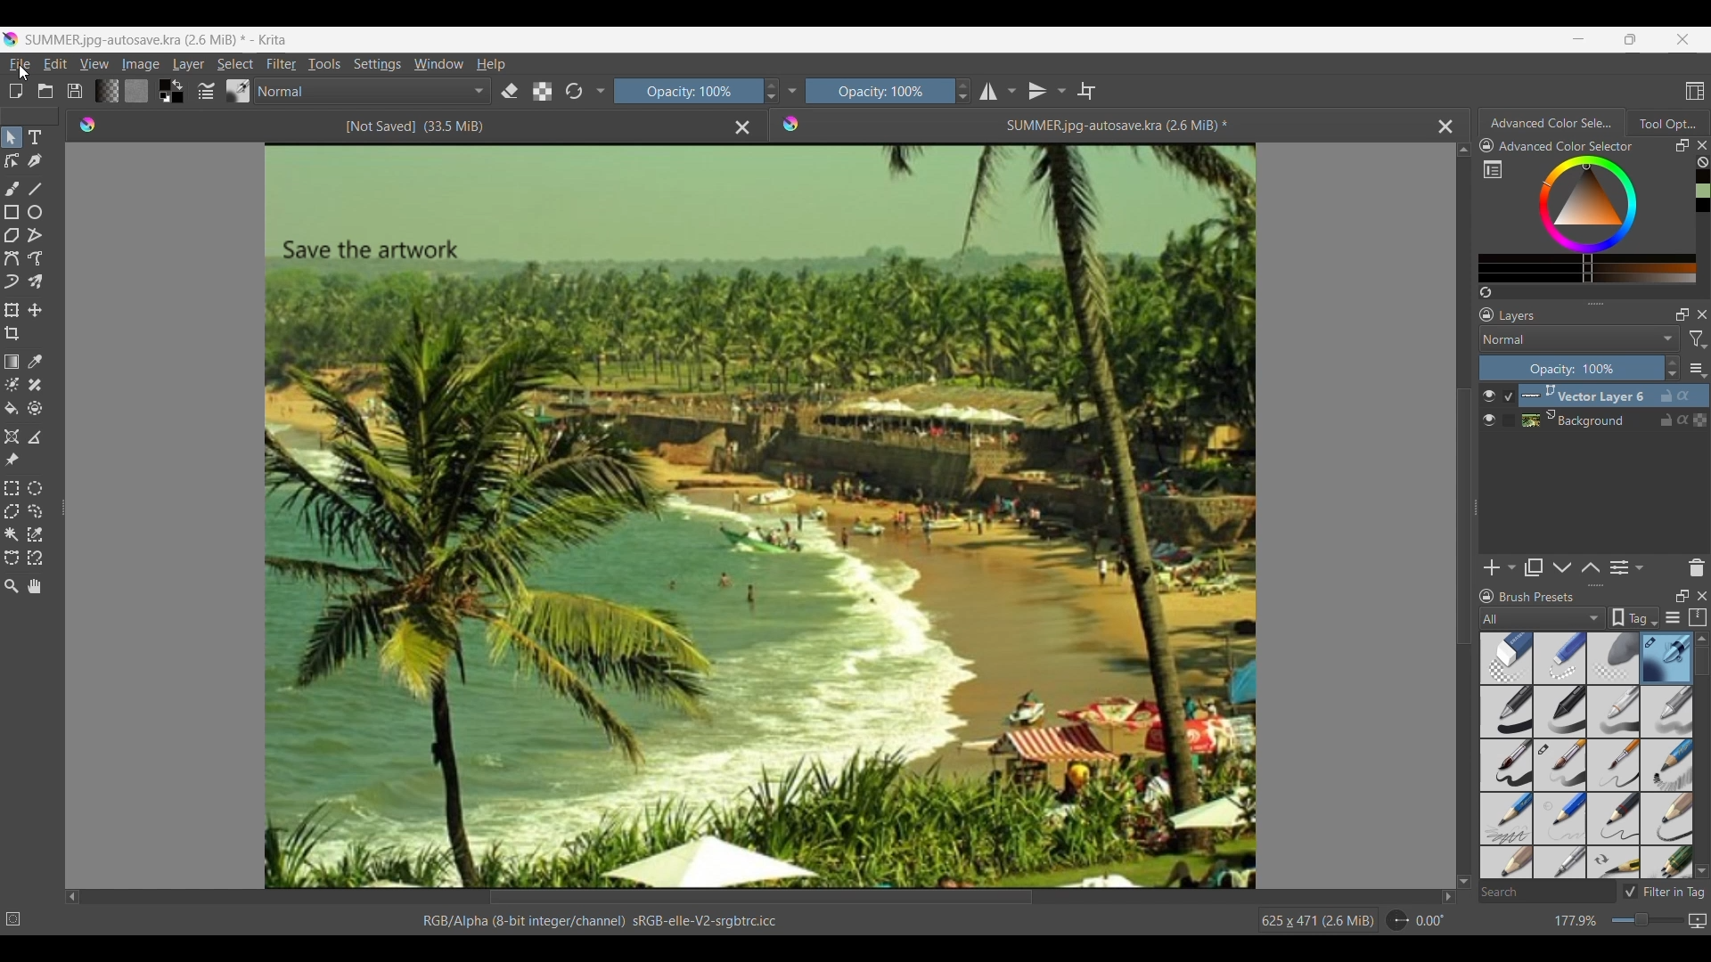 Image resolution: width=1711 pixels, height=962 pixels. I want to click on Color range for selection, so click(1599, 219).